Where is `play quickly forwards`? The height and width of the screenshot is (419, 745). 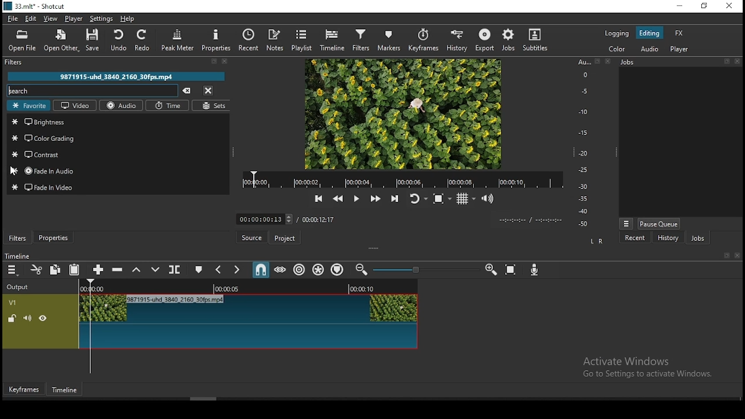
play quickly forwards is located at coordinates (376, 198).